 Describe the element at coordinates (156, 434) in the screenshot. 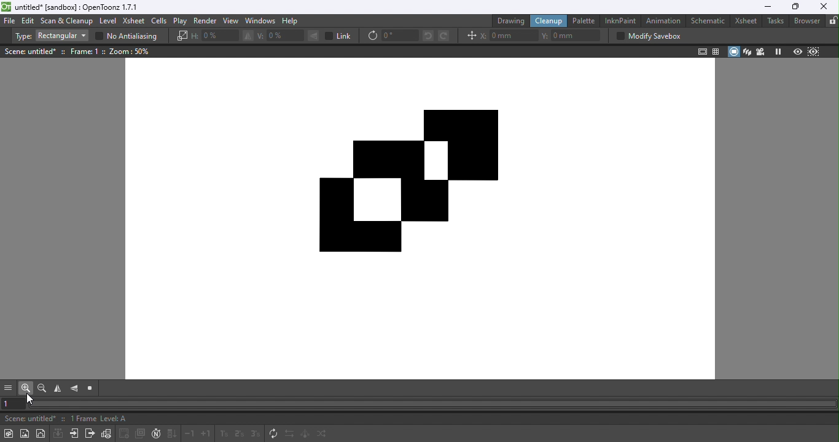

I see `Auto Input cell number` at that location.